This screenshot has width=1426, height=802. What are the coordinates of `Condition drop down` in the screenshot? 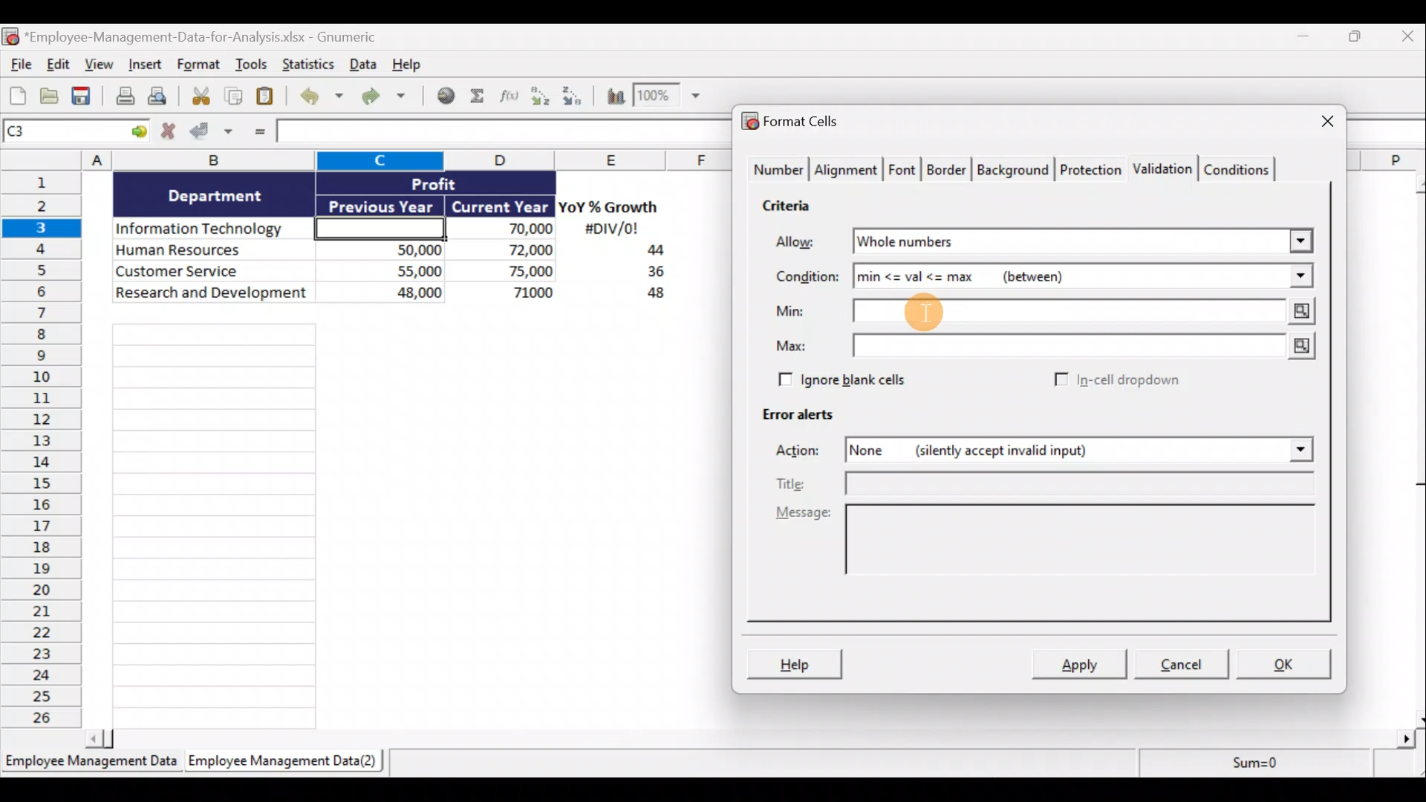 It's located at (1301, 277).